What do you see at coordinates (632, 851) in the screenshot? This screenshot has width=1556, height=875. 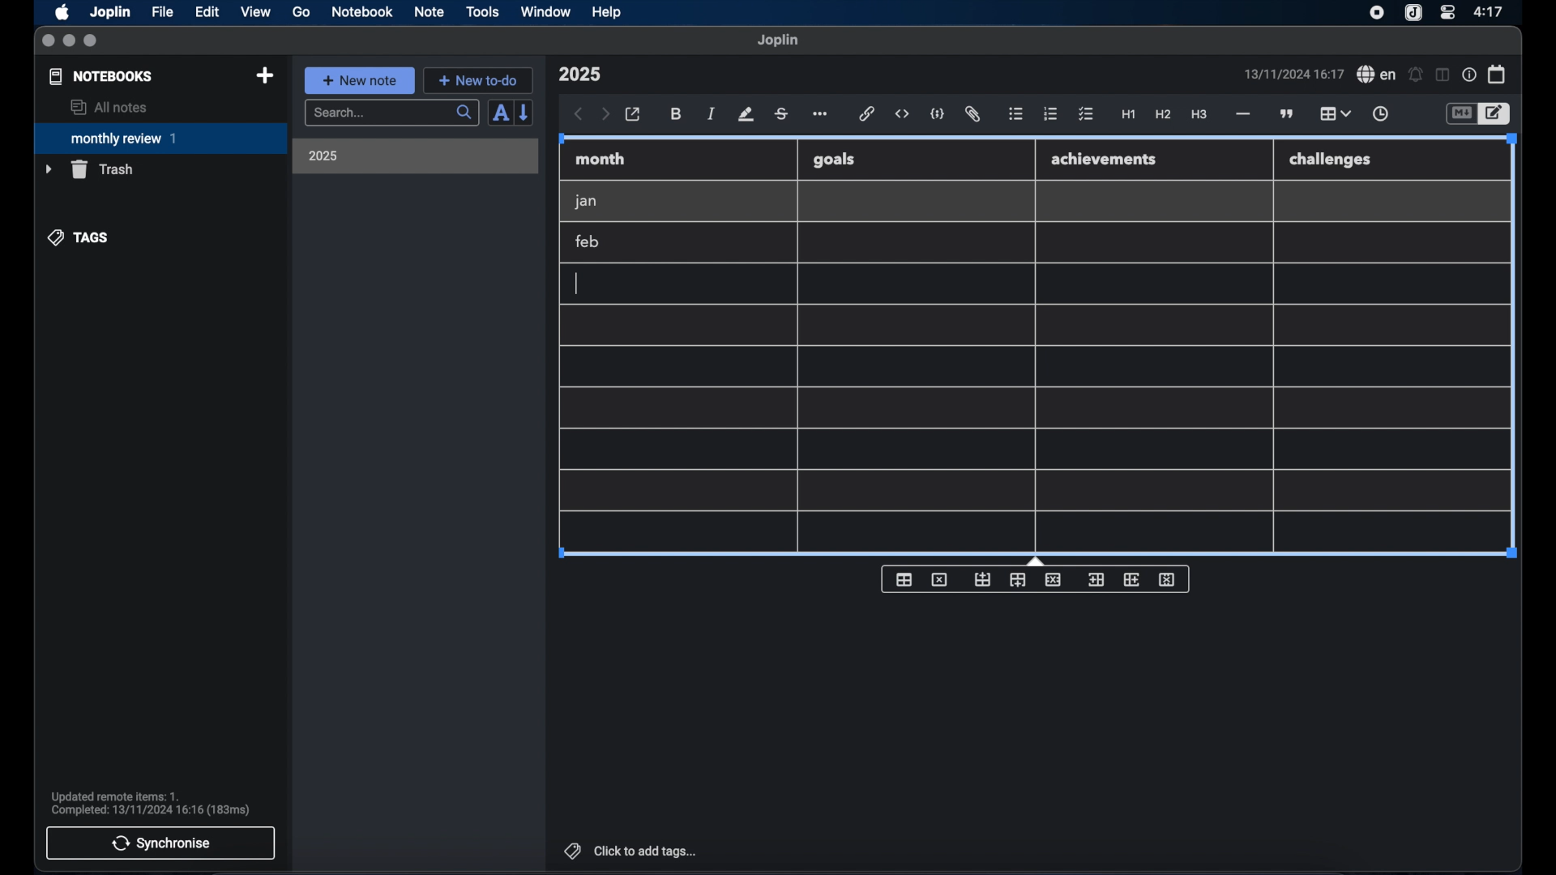 I see `click to add tags` at bounding box center [632, 851].